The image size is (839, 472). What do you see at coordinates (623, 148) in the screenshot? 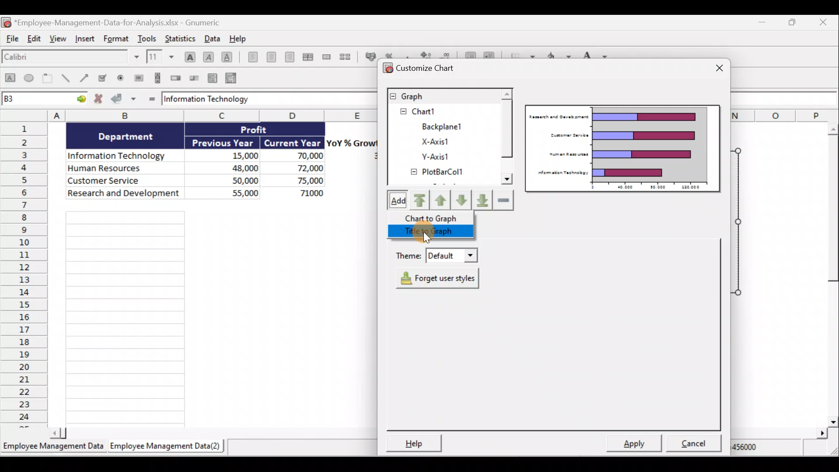
I see `Chart preview` at bounding box center [623, 148].